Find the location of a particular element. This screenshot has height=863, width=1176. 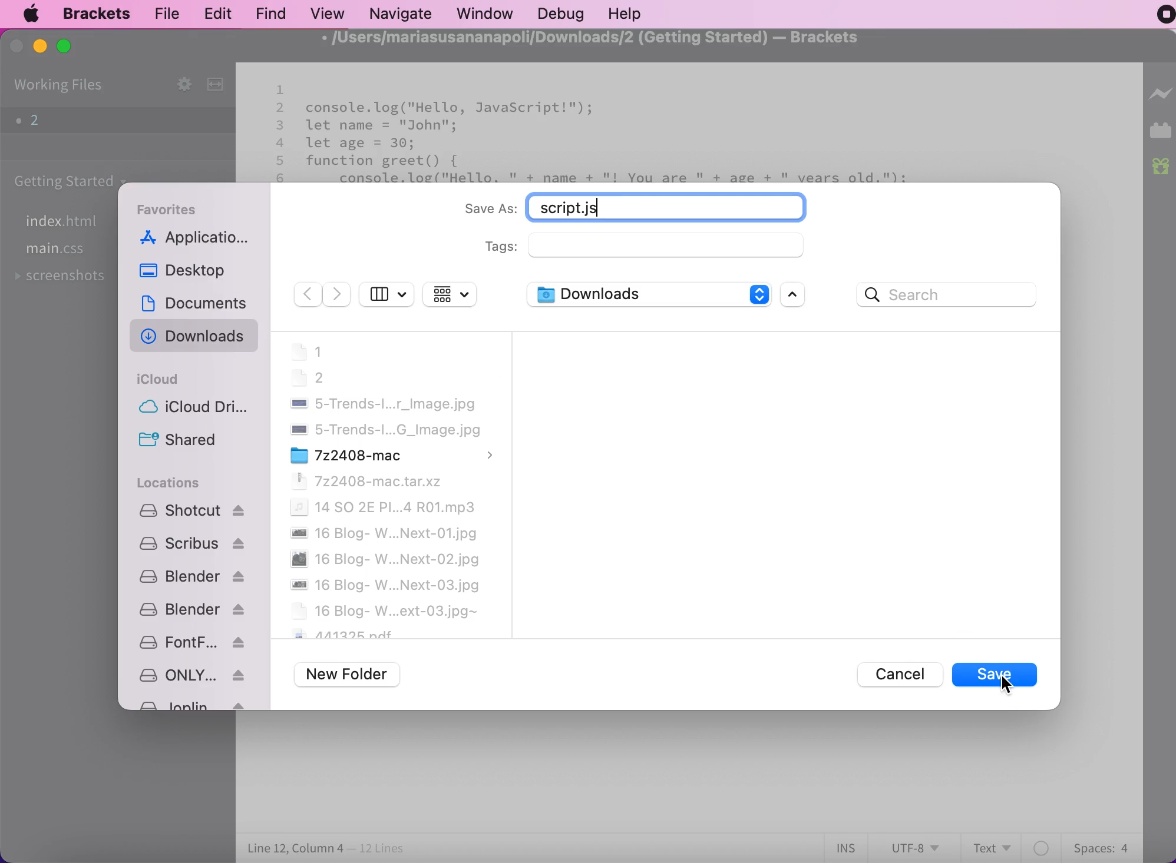

getting started folder is located at coordinates (67, 181).